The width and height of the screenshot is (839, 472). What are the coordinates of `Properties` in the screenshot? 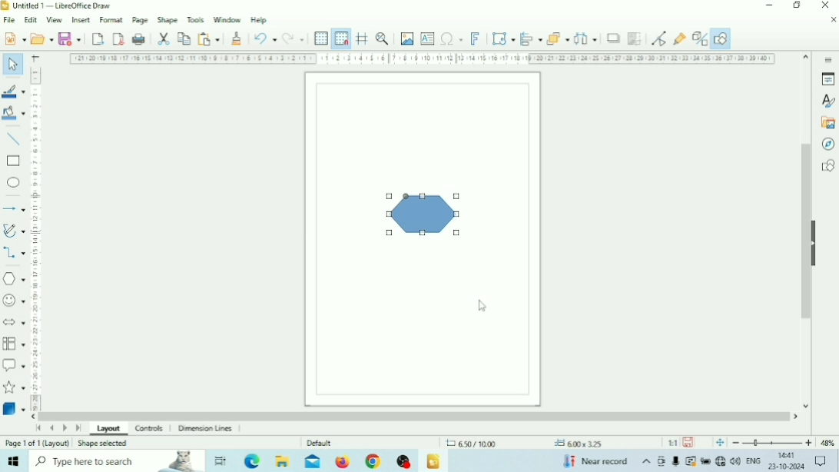 It's located at (828, 79).